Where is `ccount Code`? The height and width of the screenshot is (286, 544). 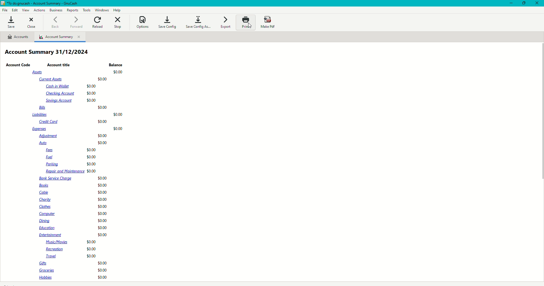 ccount Code is located at coordinates (18, 65).